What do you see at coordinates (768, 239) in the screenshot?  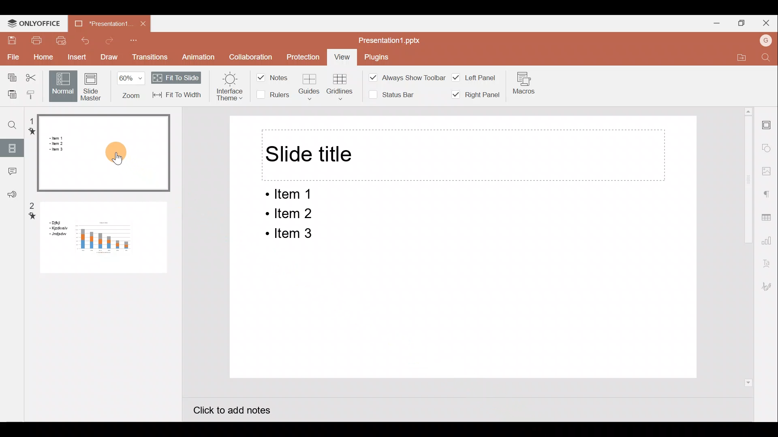 I see `Chart settings` at bounding box center [768, 239].